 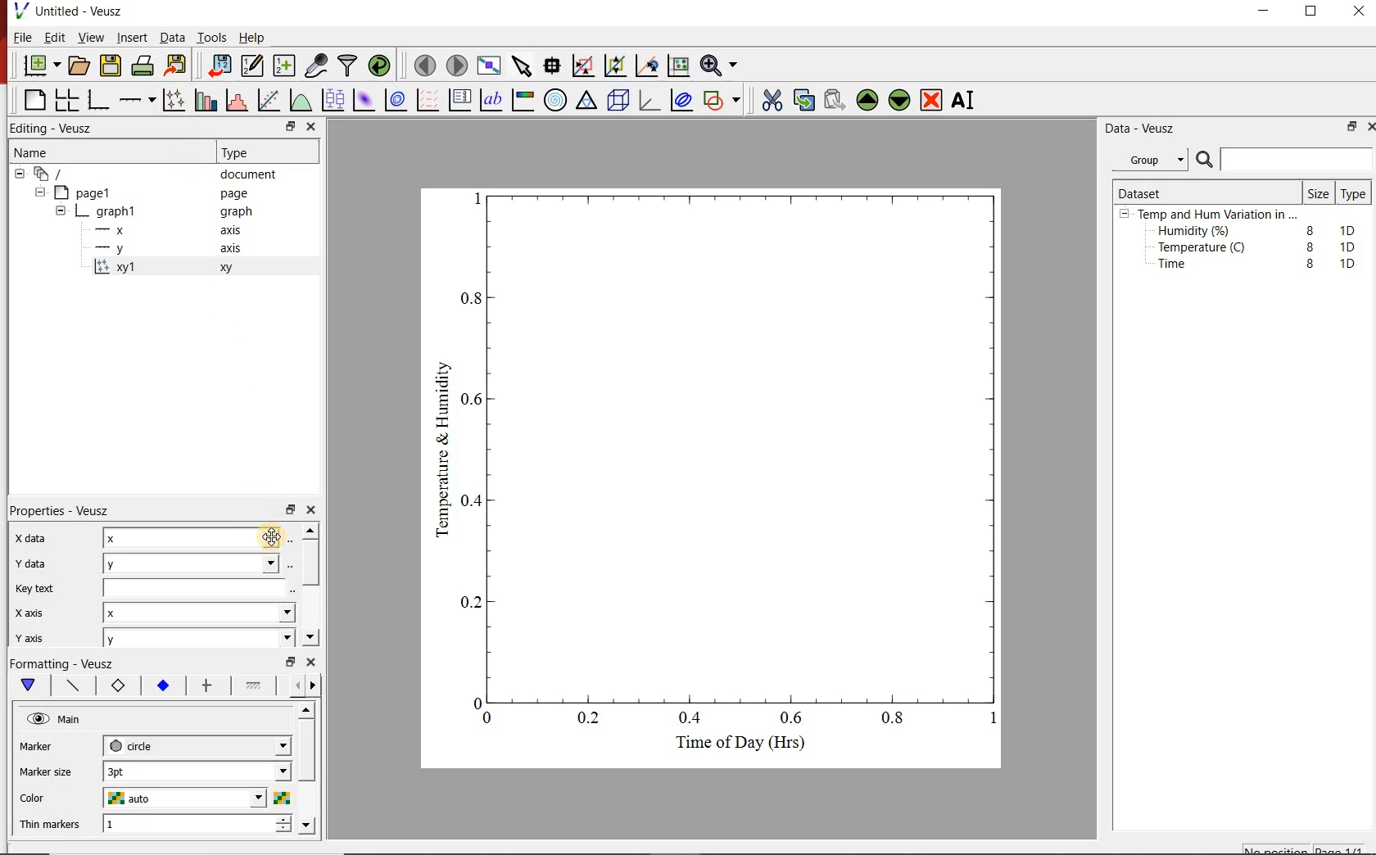 I want to click on text label, so click(x=495, y=99).